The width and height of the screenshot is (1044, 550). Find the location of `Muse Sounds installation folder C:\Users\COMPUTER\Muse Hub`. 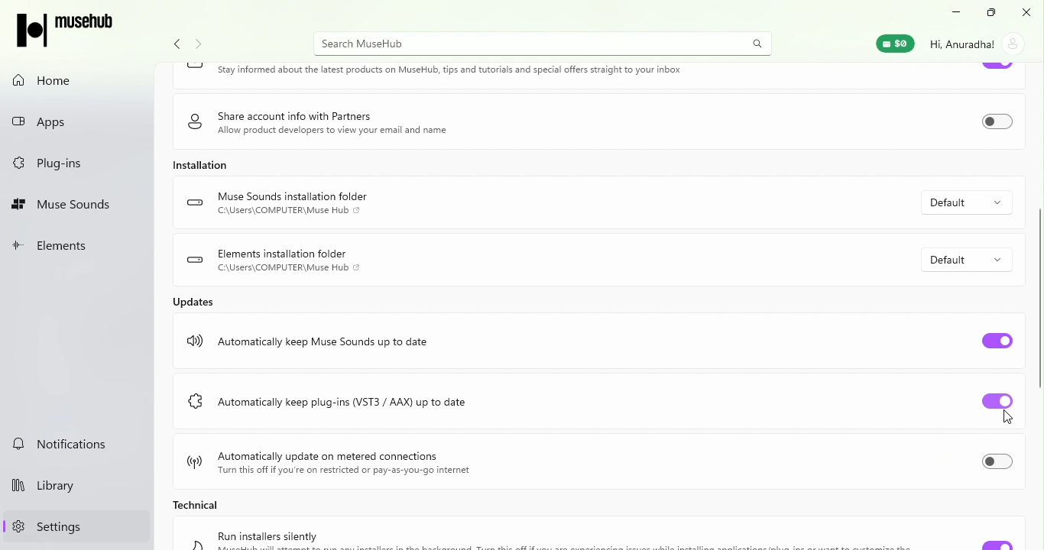

Muse Sounds installation folder C:\Users\COMPUTER\Muse Hub is located at coordinates (298, 204).